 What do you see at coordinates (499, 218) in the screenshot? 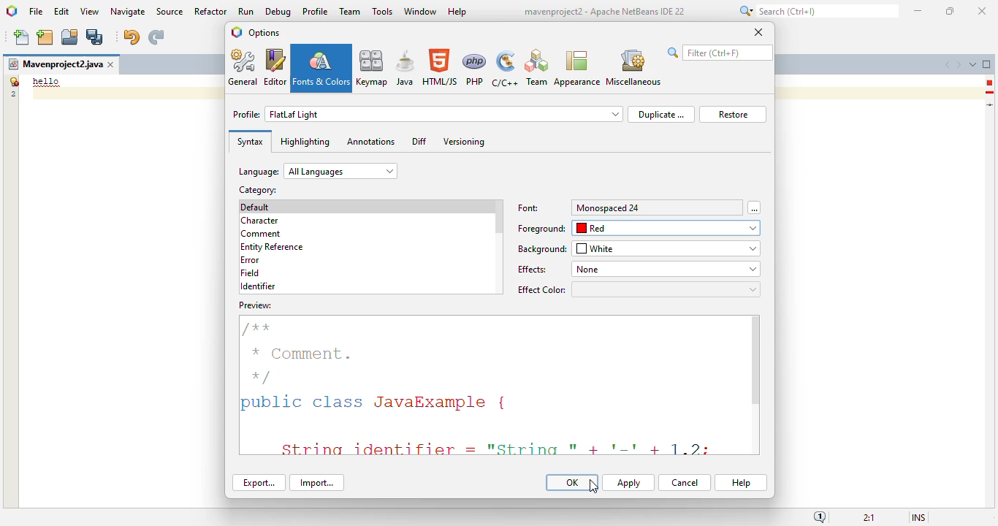
I see `vertical scroll bar` at bounding box center [499, 218].